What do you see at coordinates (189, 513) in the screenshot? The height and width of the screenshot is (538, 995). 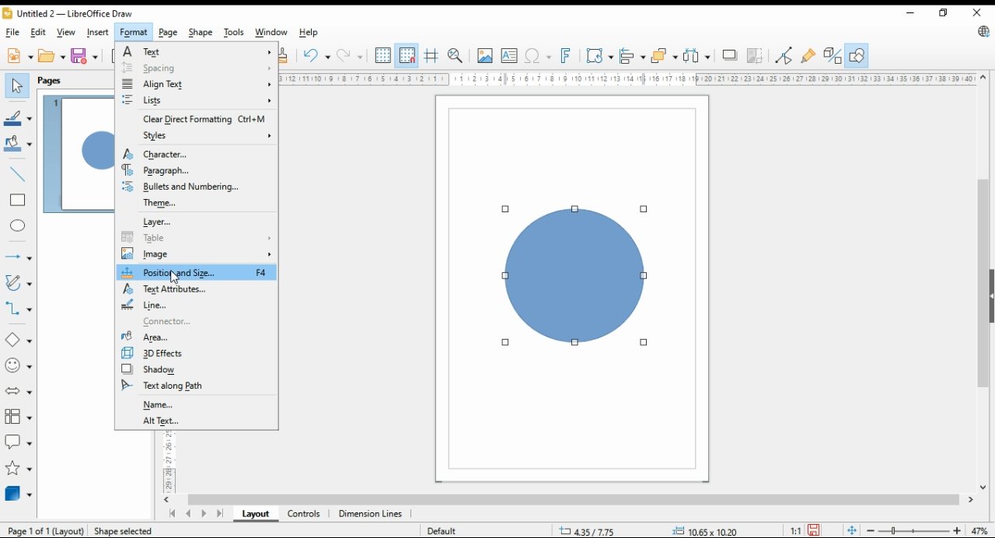 I see `previous page` at bounding box center [189, 513].